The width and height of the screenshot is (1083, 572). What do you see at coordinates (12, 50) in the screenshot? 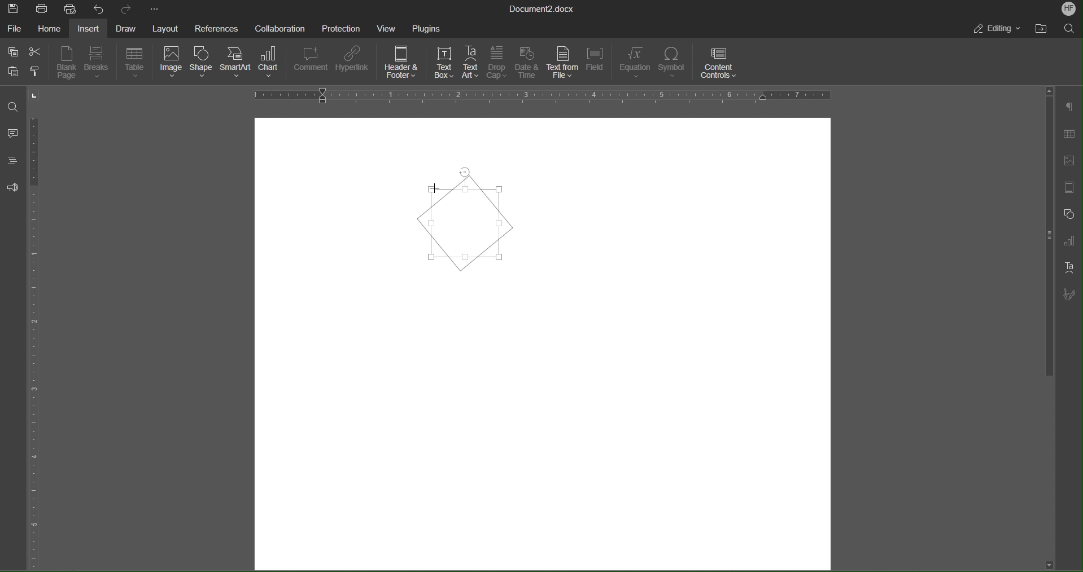
I see `Copy` at bounding box center [12, 50].